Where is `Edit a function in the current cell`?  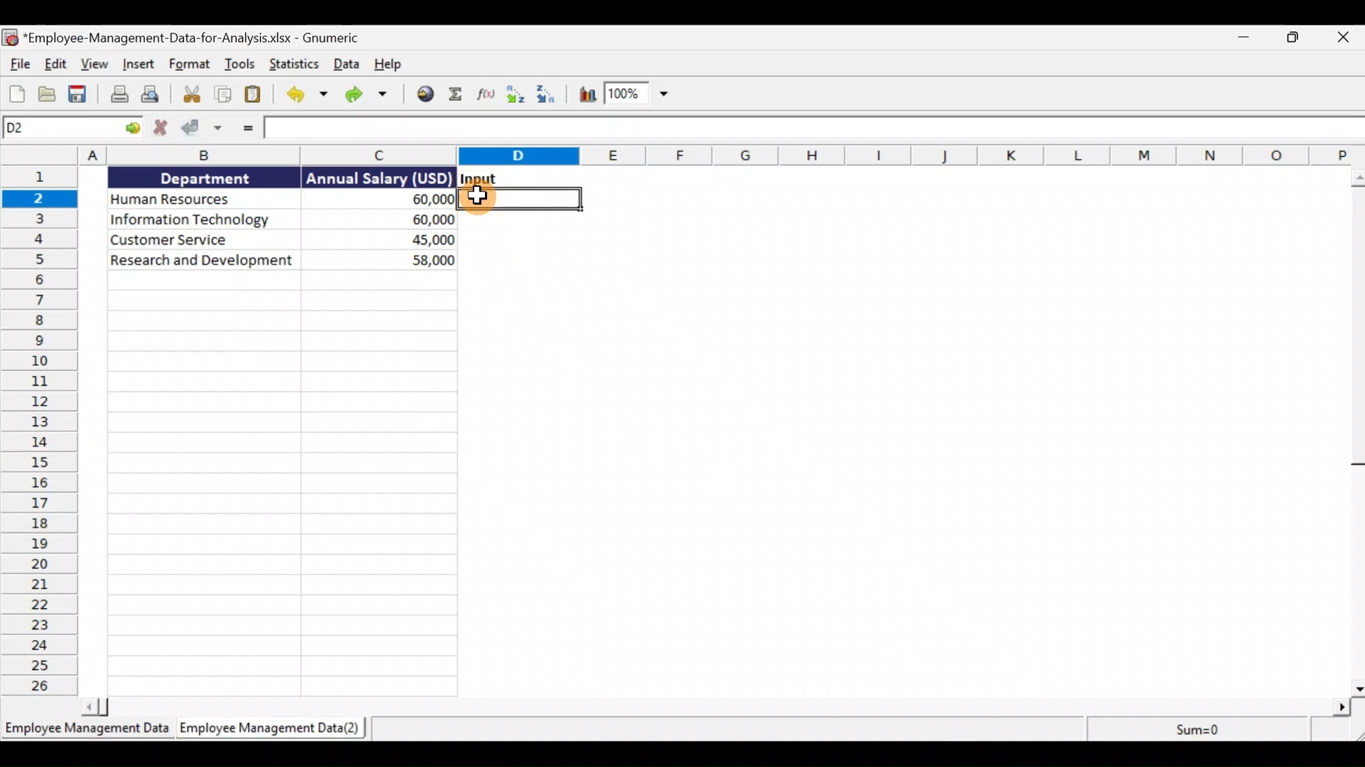 Edit a function in the current cell is located at coordinates (485, 95).